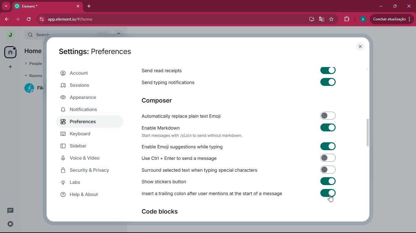 The image size is (416, 233). What do you see at coordinates (332, 199) in the screenshot?
I see `cursor` at bounding box center [332, 199].